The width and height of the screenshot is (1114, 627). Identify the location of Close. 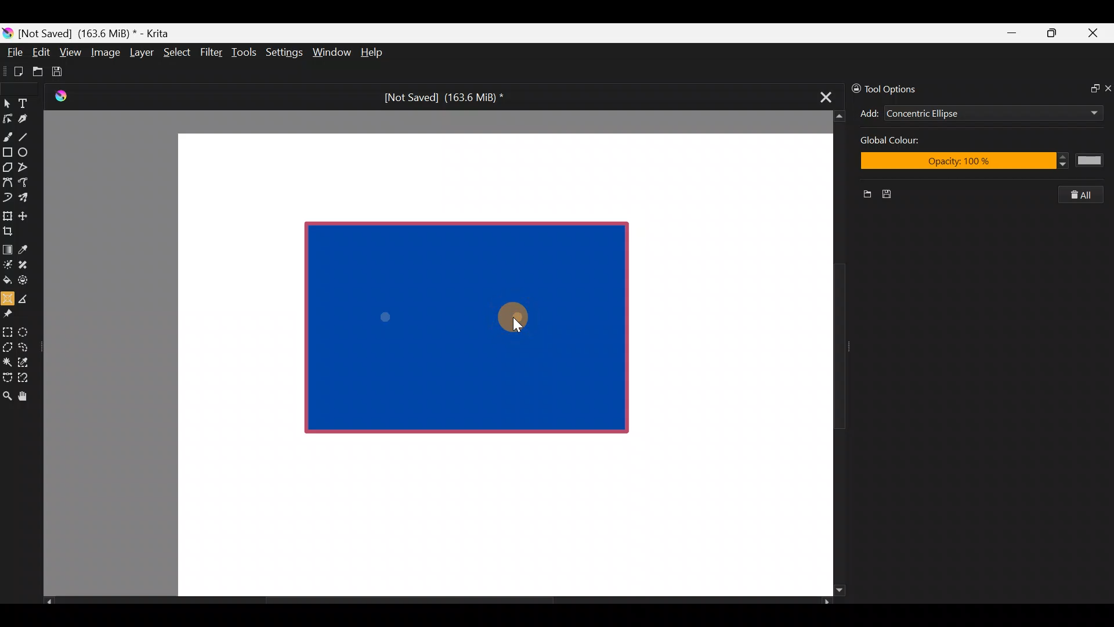
(1094, 35).